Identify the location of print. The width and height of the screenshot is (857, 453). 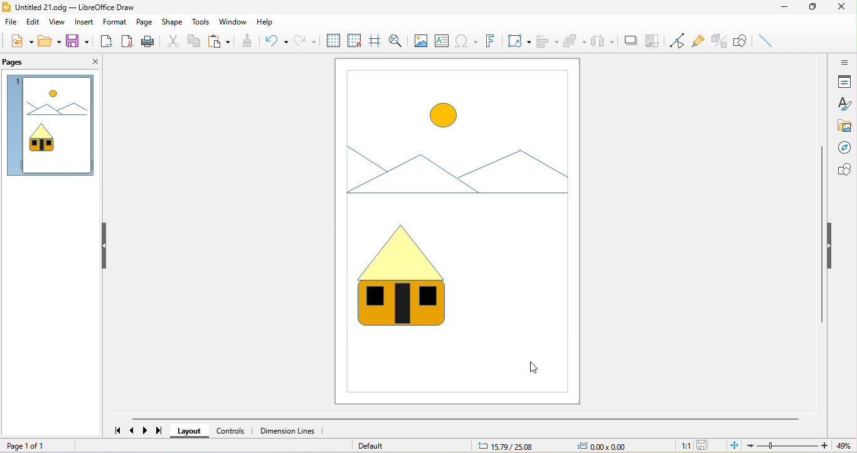
(149, 40).